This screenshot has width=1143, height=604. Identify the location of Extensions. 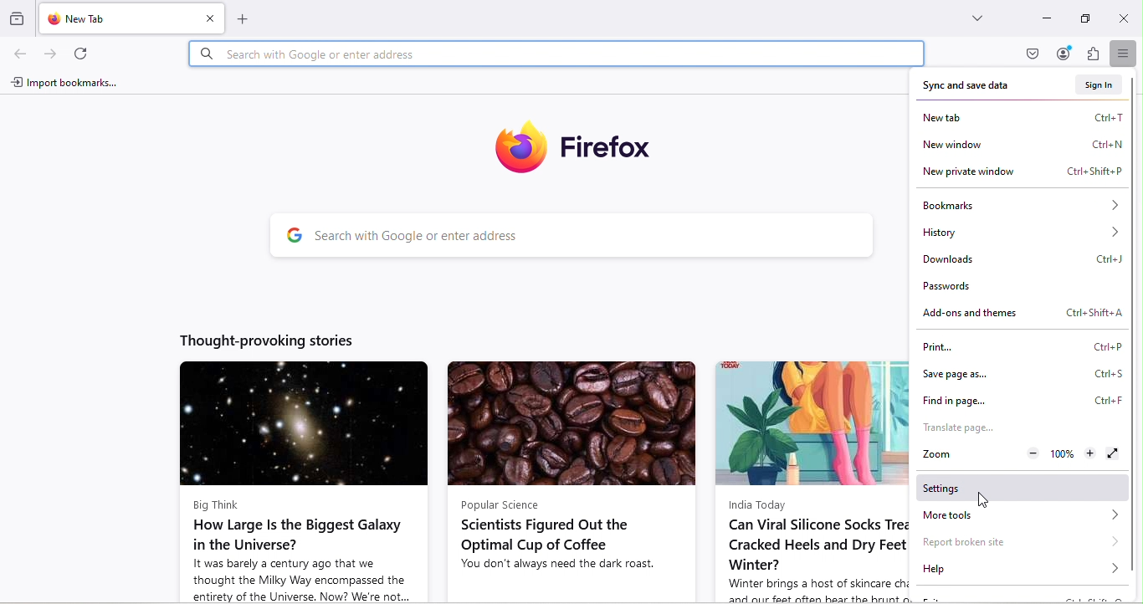
(1093, 55).